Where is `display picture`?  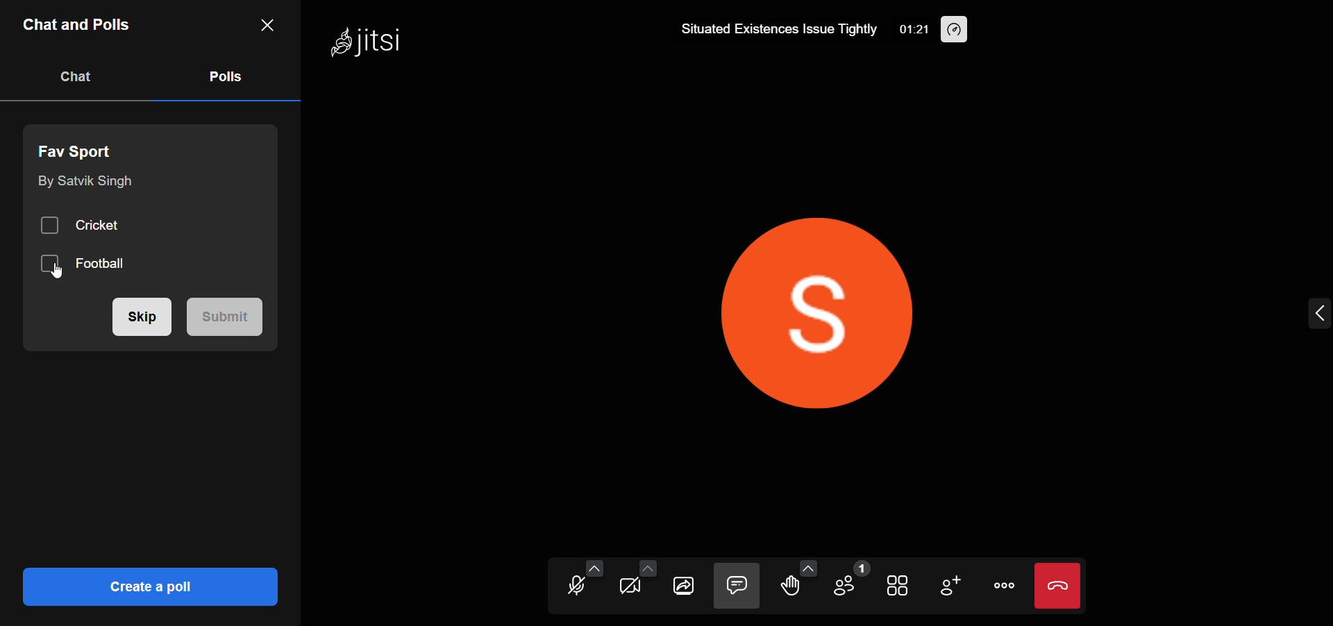 display picture is located at coordinates (864, 307).